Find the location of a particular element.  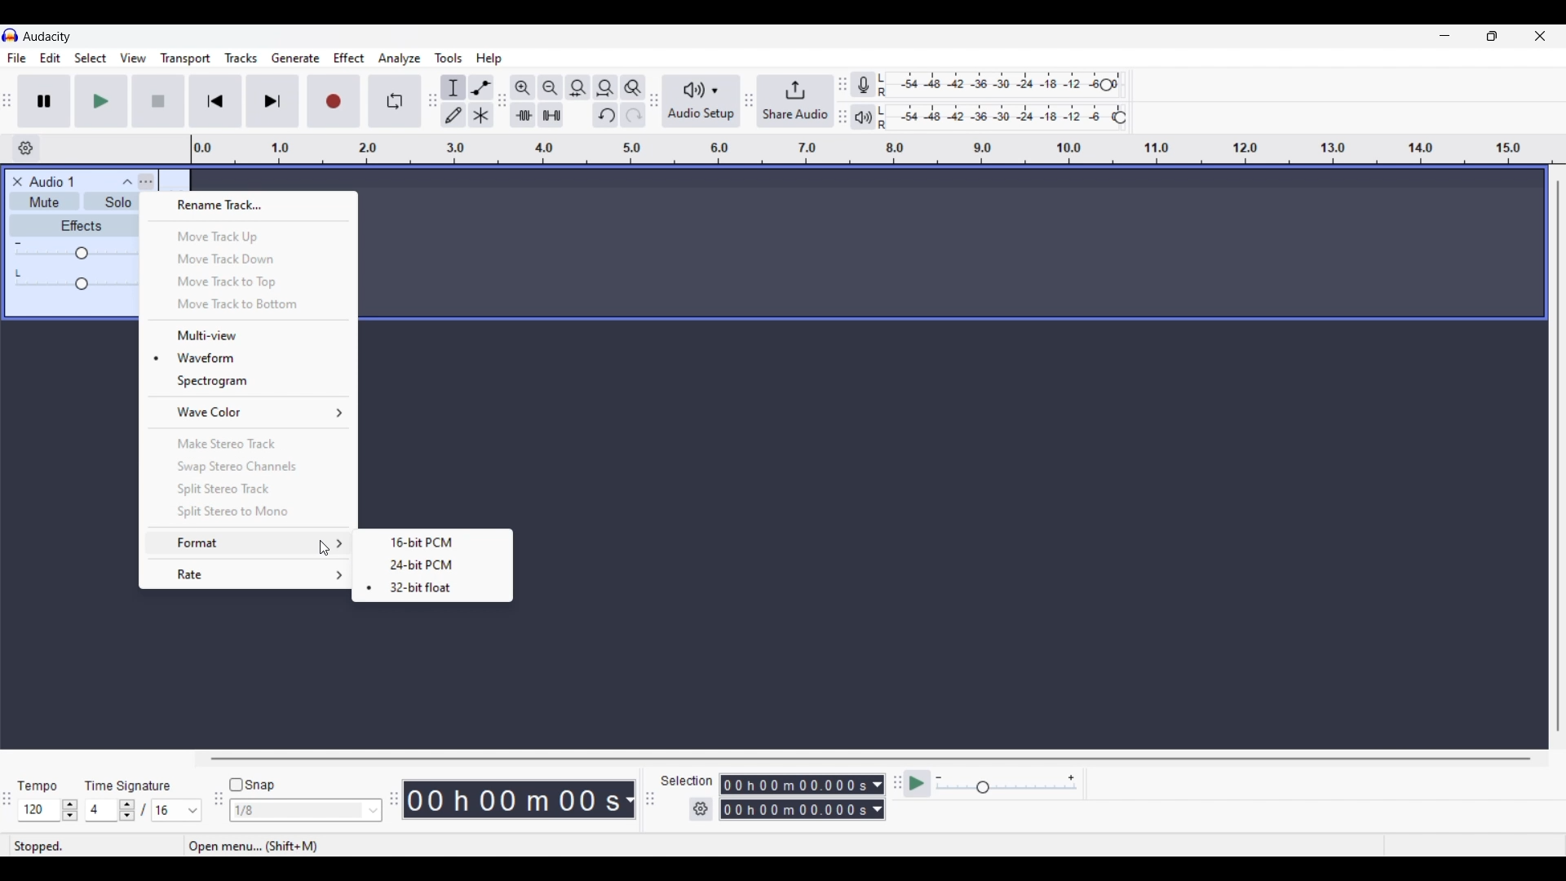

32 bit format option is located at coordinates (431, 588).